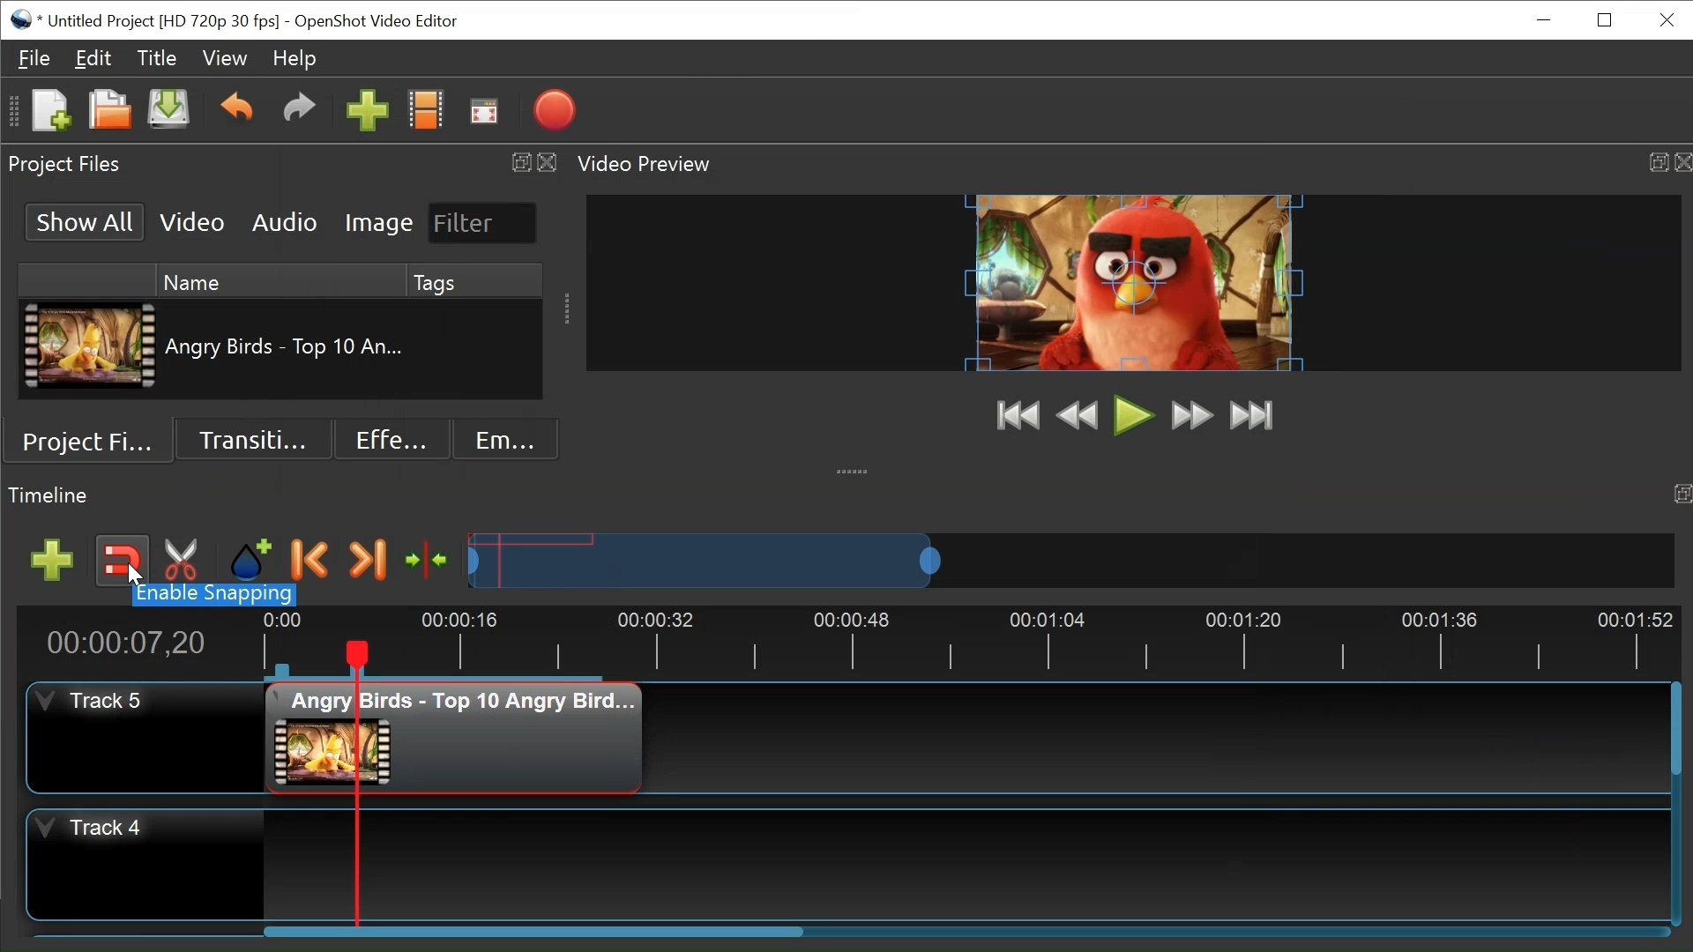 This screenshot has height=952, width=1693. Describe the element at coordinates (380, 21) in the screenshot. I see `OpenShot Video Editor` at that location.